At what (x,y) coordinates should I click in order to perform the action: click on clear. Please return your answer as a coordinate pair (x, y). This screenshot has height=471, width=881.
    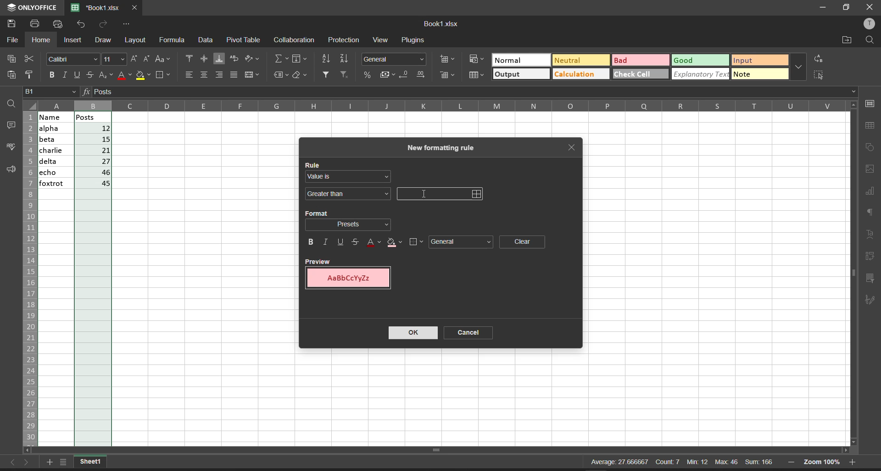
    Looking at the image, I should click on (523, 242).